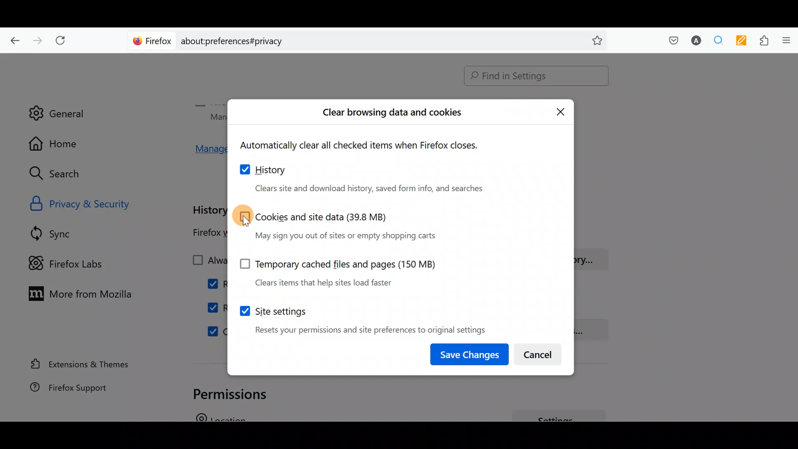 The width and height of the screenshot is (798, 449). What do you see at coordinates (101, 203) in the screenshot?
I see `Privacy & security` at bounding box center [101, 203].